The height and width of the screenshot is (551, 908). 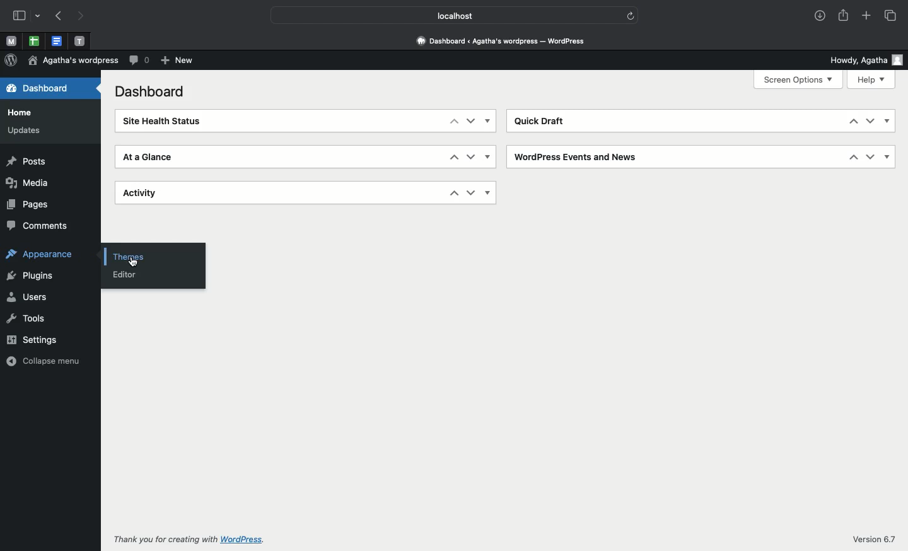 I want to click on Show, so click(x=888, y=156).